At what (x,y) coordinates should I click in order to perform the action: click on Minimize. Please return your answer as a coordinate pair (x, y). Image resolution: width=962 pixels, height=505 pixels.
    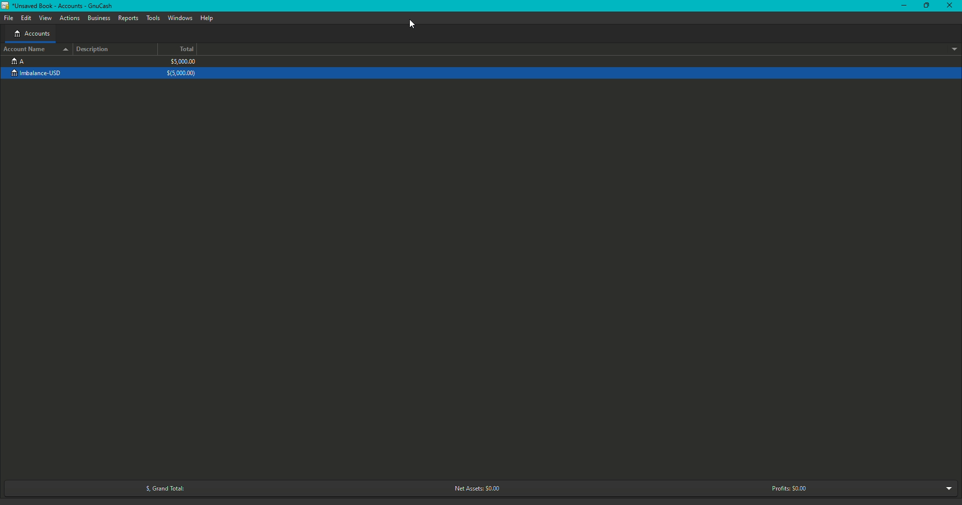
    Looking at the image, I should click on (904, 6).